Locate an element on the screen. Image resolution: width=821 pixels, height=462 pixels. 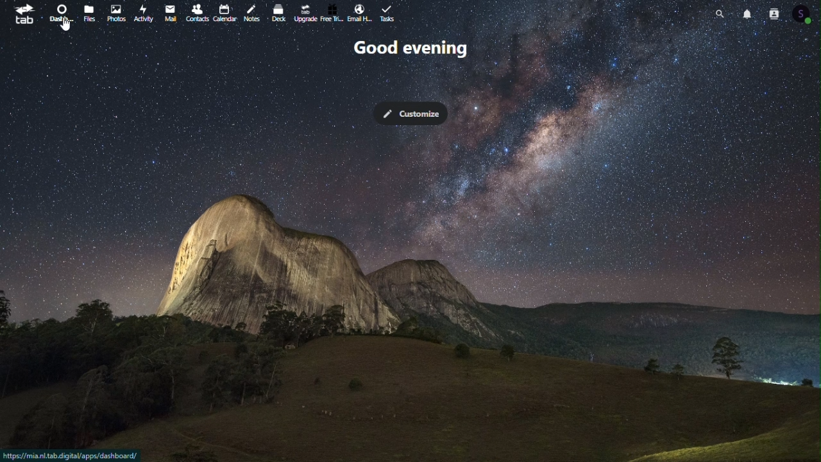
URL is located at coordinates (72, 454).